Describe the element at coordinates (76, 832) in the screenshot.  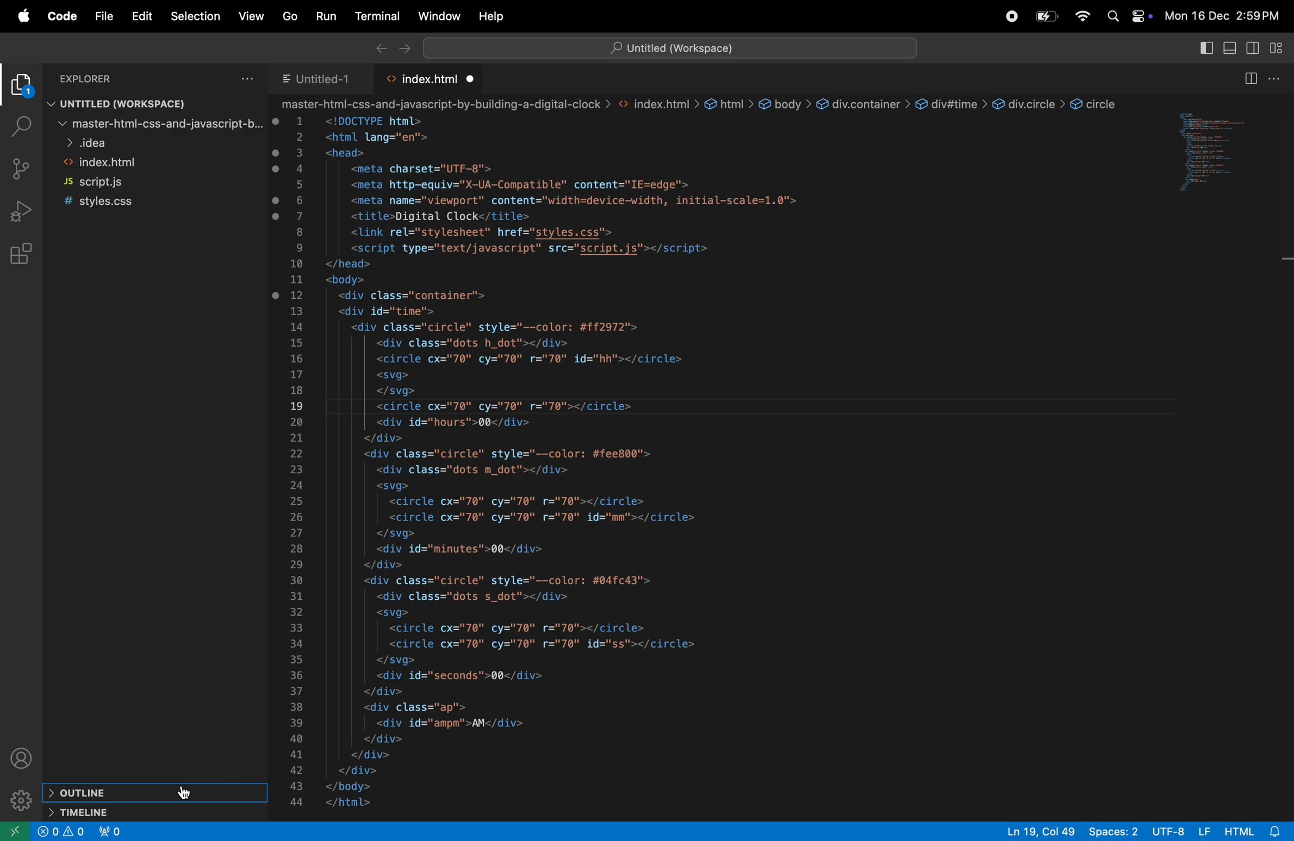
I see `create alert` at that location.